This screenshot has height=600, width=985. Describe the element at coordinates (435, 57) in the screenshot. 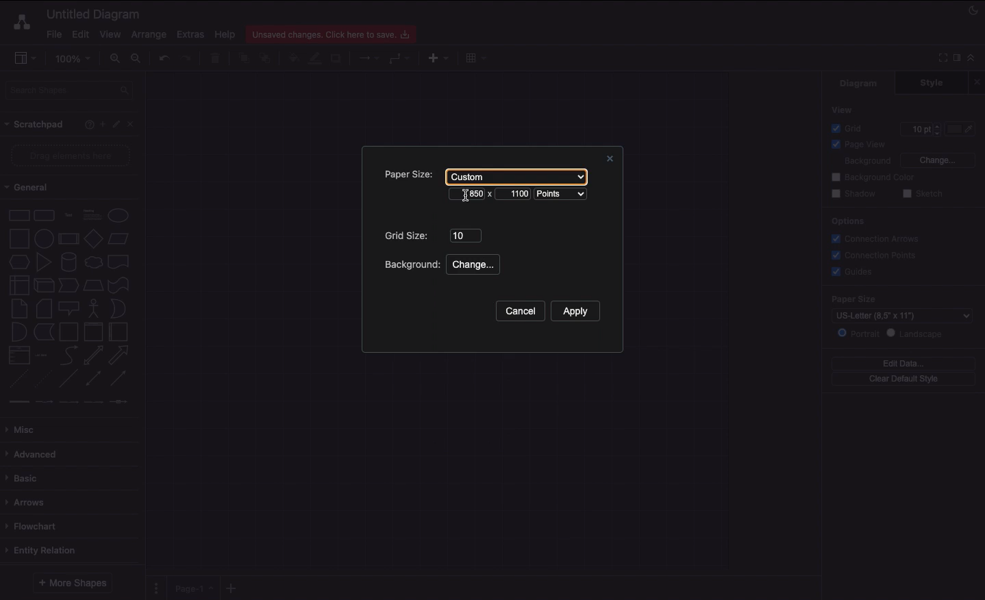

I see `Insert` at that location.